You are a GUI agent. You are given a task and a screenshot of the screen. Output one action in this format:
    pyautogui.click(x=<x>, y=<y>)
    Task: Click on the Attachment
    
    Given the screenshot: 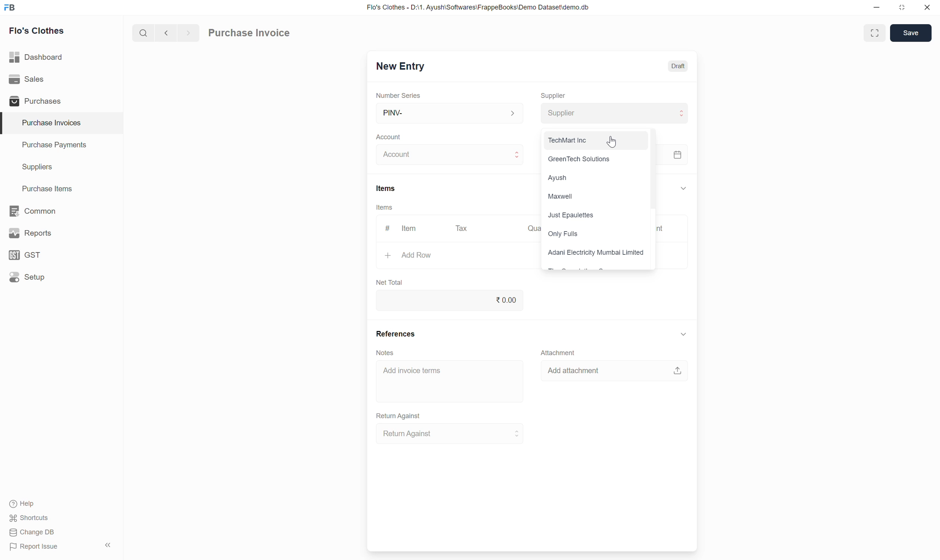 What is the action you would take?
    pyautogui.click(x=558, y=353)
    